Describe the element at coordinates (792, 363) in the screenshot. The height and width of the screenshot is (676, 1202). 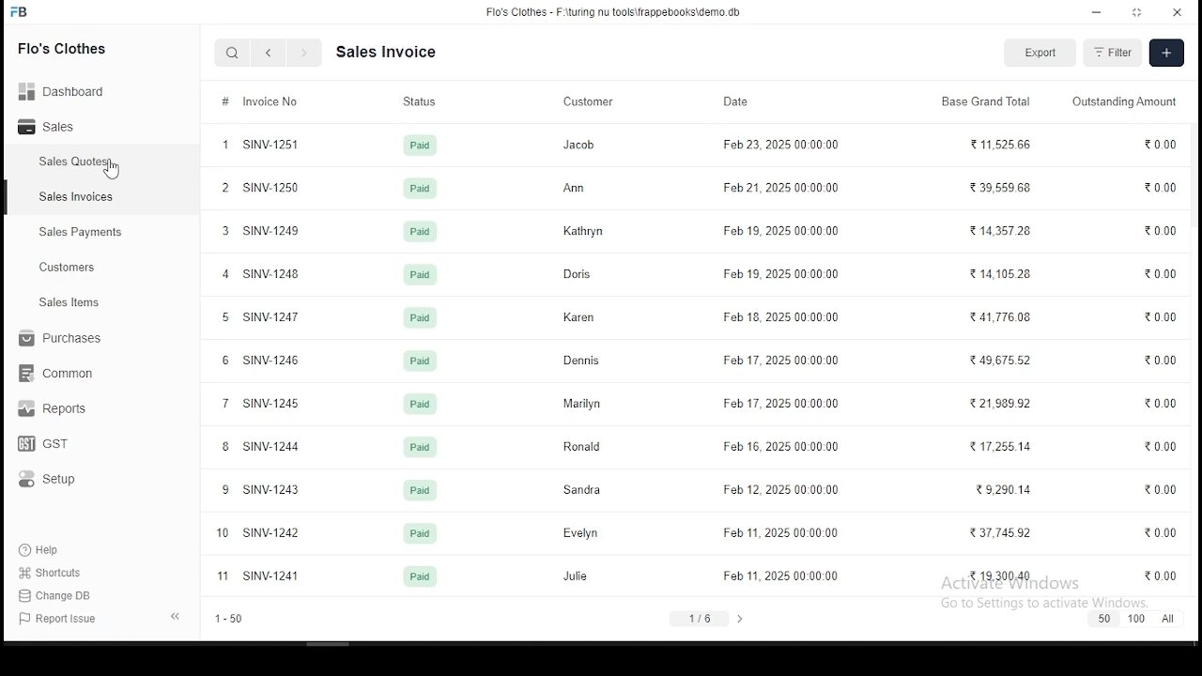
I see `Feb 17, 2025 00.00.00` at that location.